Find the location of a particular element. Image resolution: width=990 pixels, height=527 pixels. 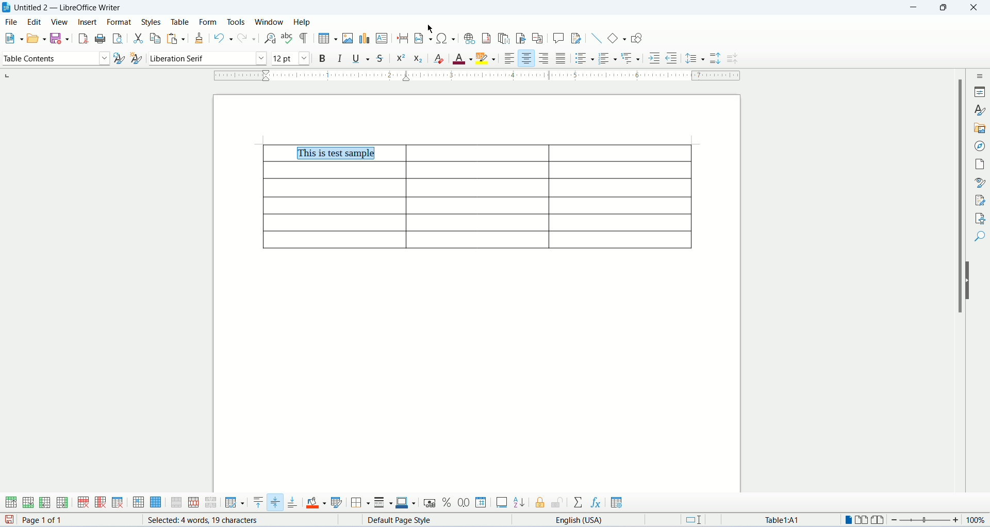

font name is located at coordinates (208, 59).